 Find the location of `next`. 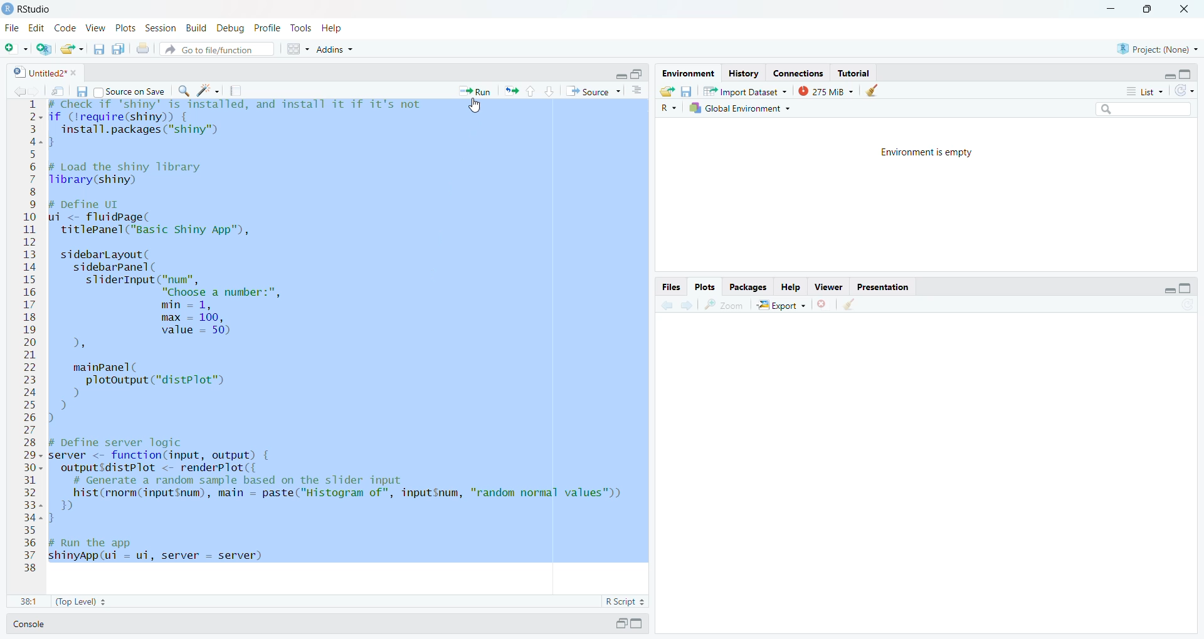

next is located at coordinates (688, 305).